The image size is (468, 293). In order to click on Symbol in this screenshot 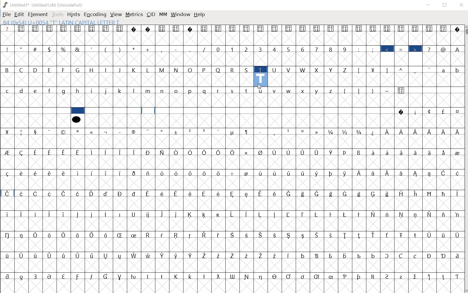, I will do `click(135, 214)`.